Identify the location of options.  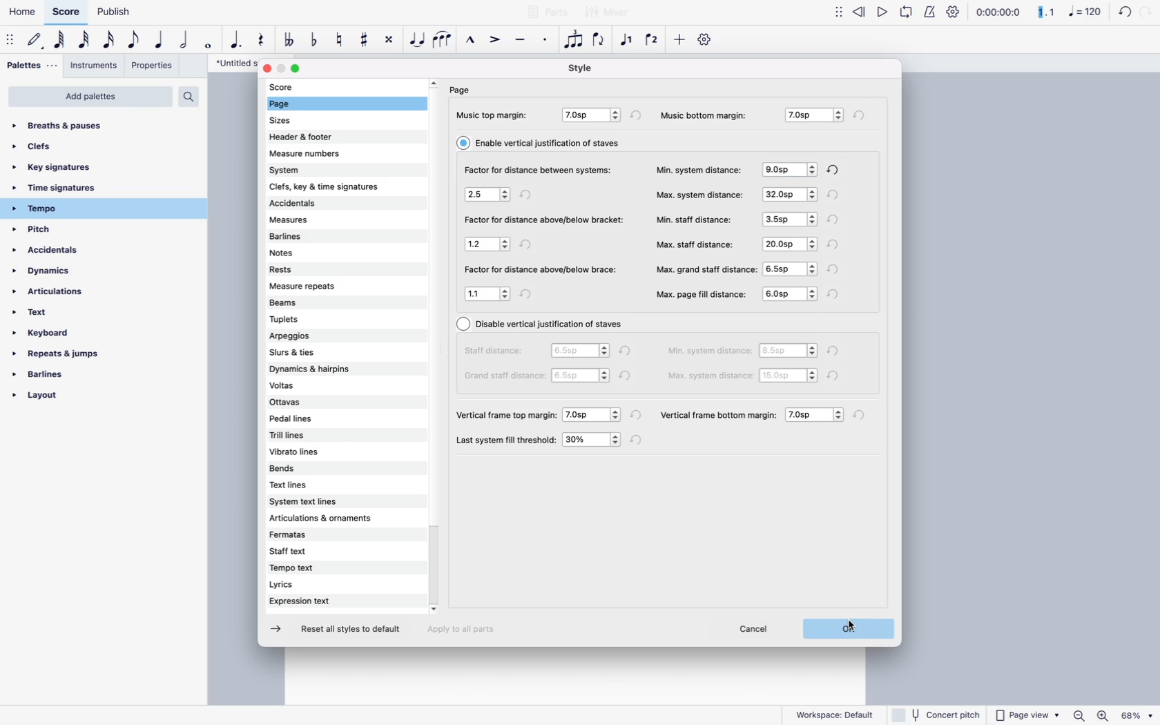
(788, 218).